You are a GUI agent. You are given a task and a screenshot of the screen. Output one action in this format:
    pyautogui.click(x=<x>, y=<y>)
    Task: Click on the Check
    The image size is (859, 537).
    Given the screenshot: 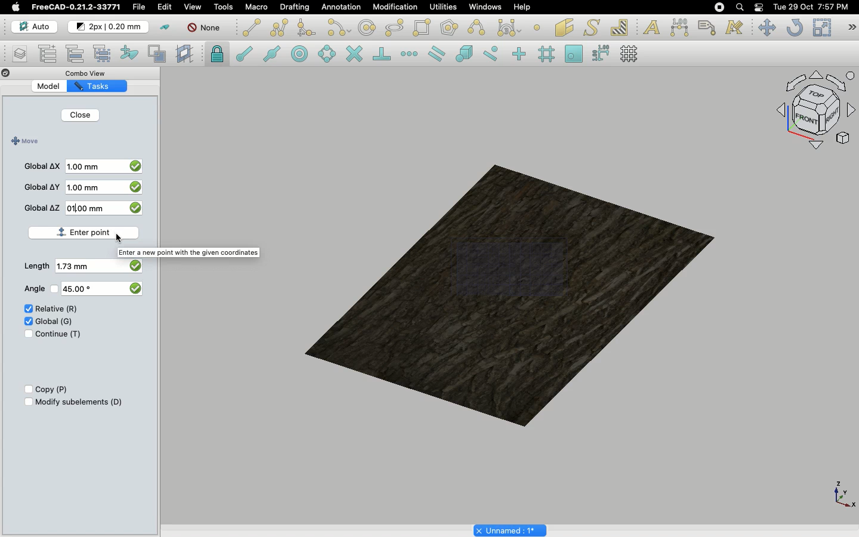 What is the action you would take?
    pyautogui.click(x=27, y=320)
    